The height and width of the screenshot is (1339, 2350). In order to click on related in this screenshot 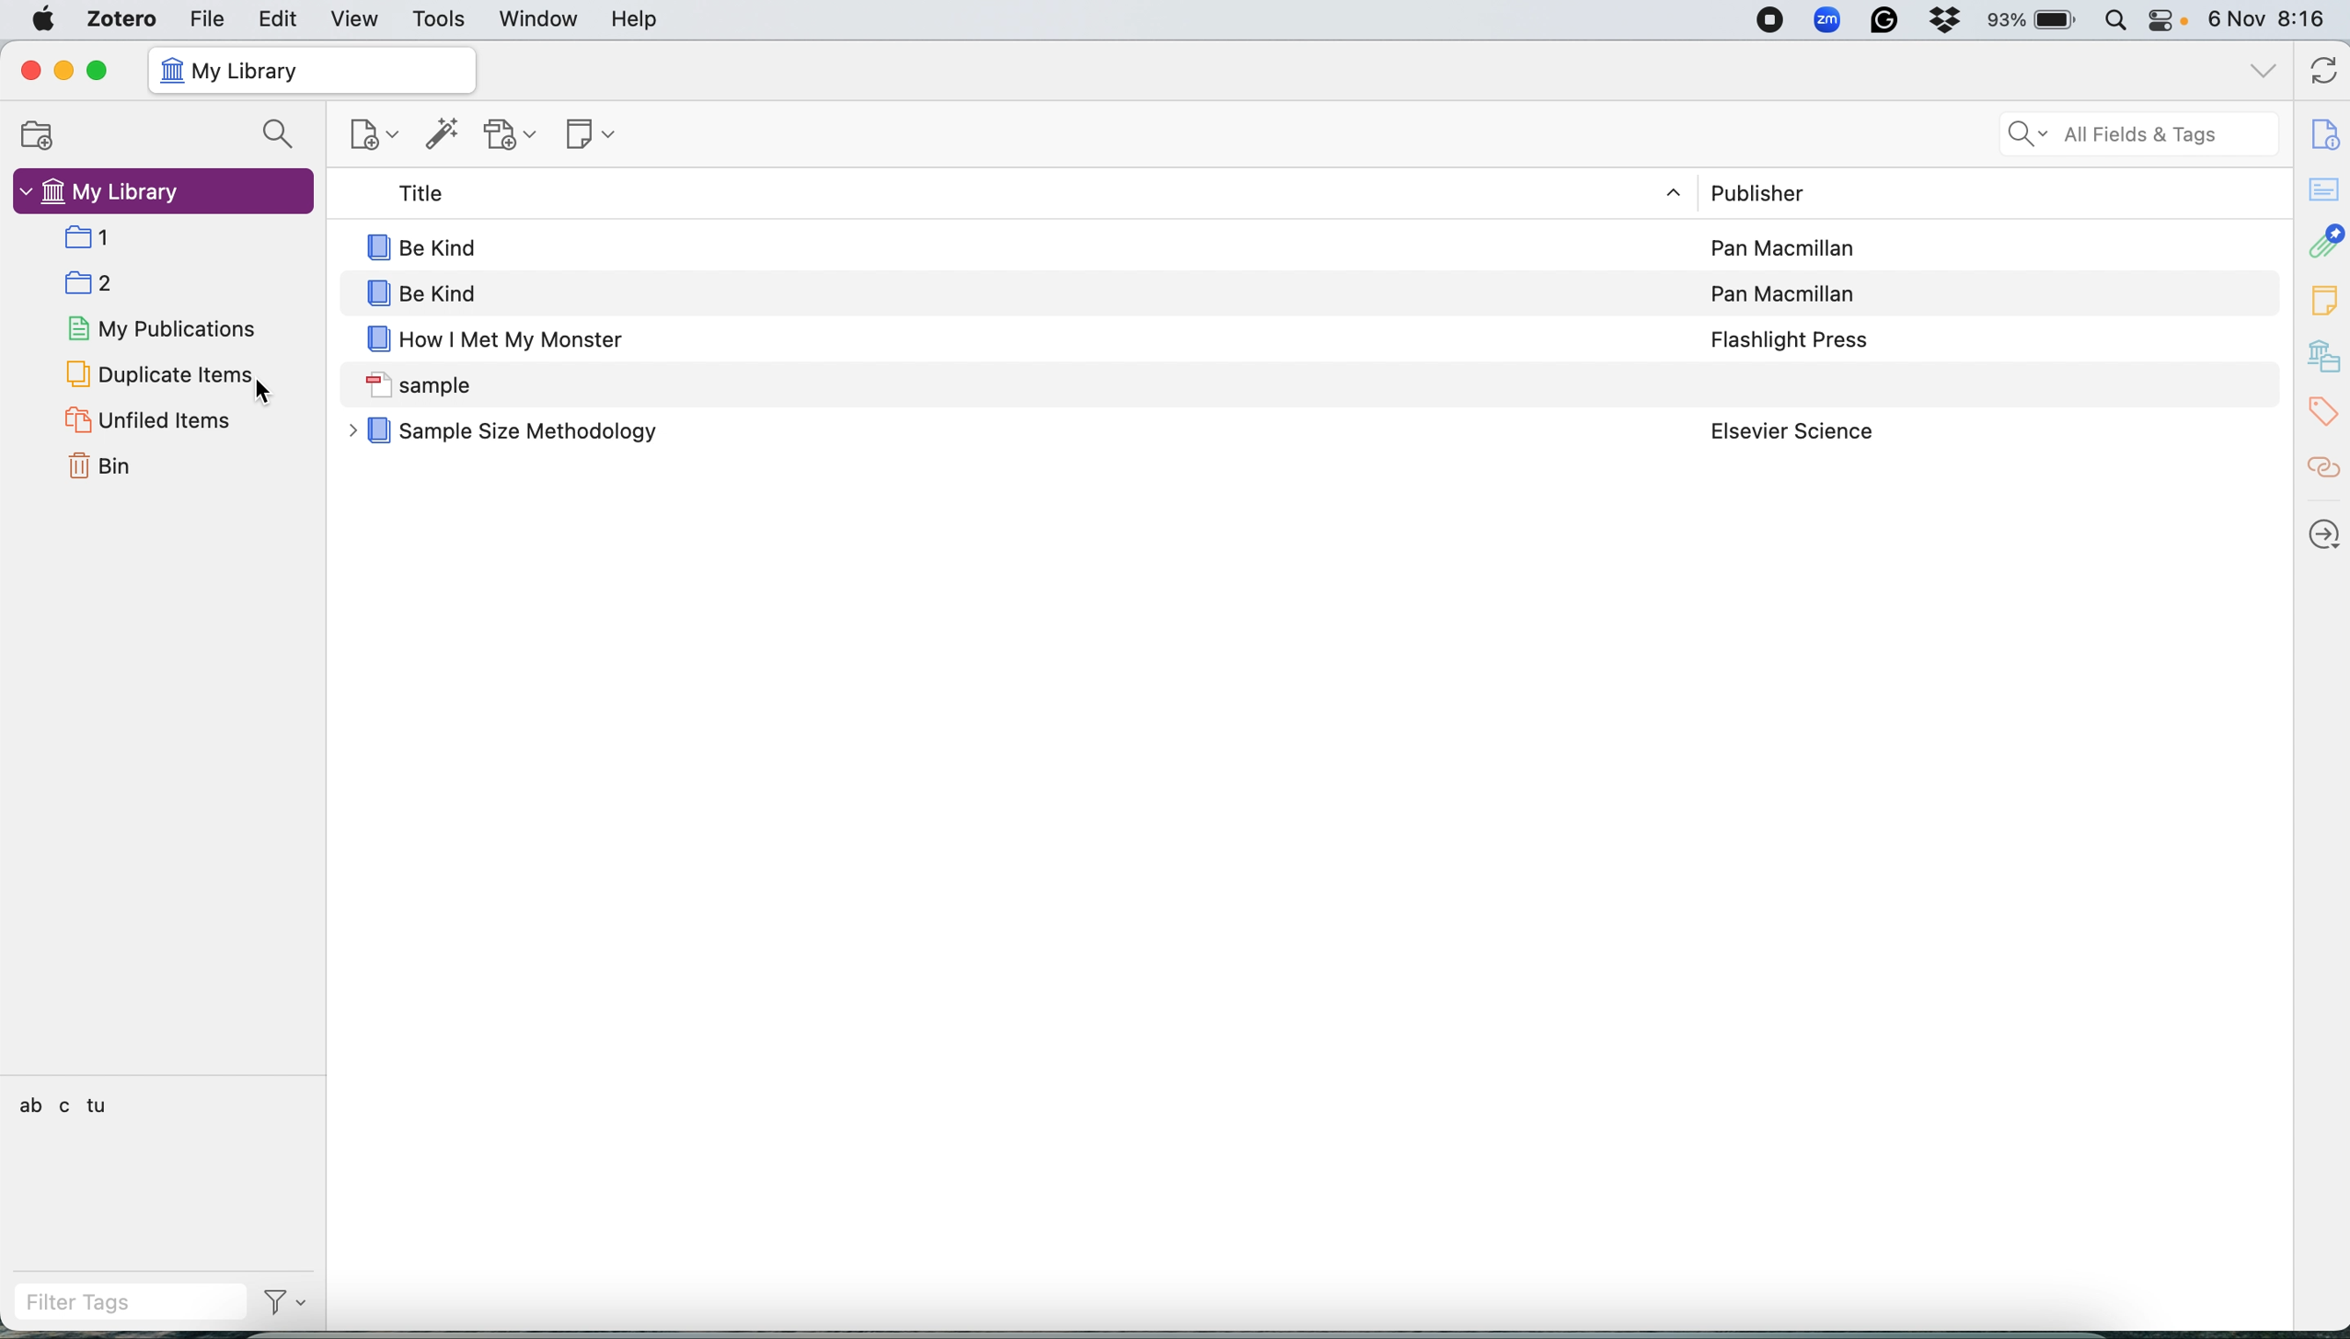, I will do `click(2323, 469)`.